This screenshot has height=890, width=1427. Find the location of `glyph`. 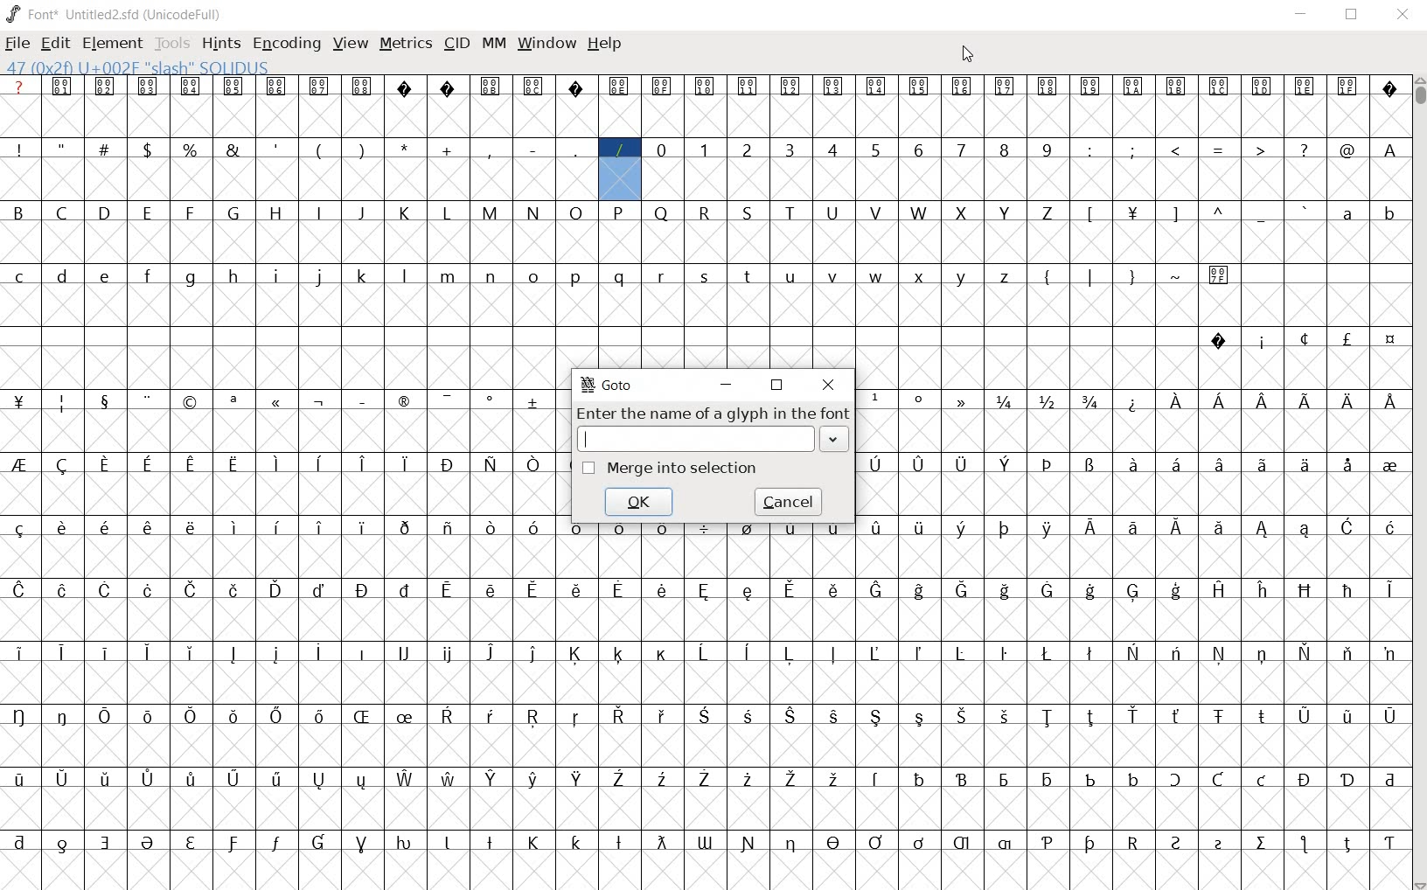

glyph is located at coordinates (962, 779).